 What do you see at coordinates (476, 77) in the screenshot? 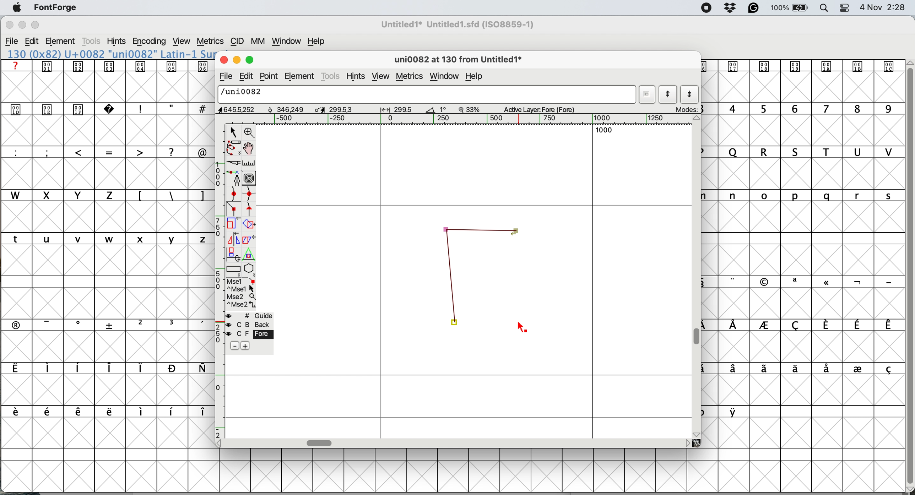
I see `help` at bounding box center [476, 77].